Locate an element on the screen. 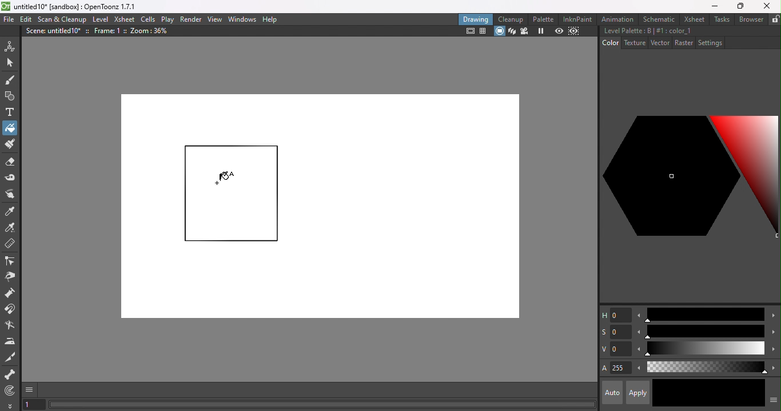 Image resolution: width=781 pixels, height=411 pixels. File is located at coordinates (9, 20).